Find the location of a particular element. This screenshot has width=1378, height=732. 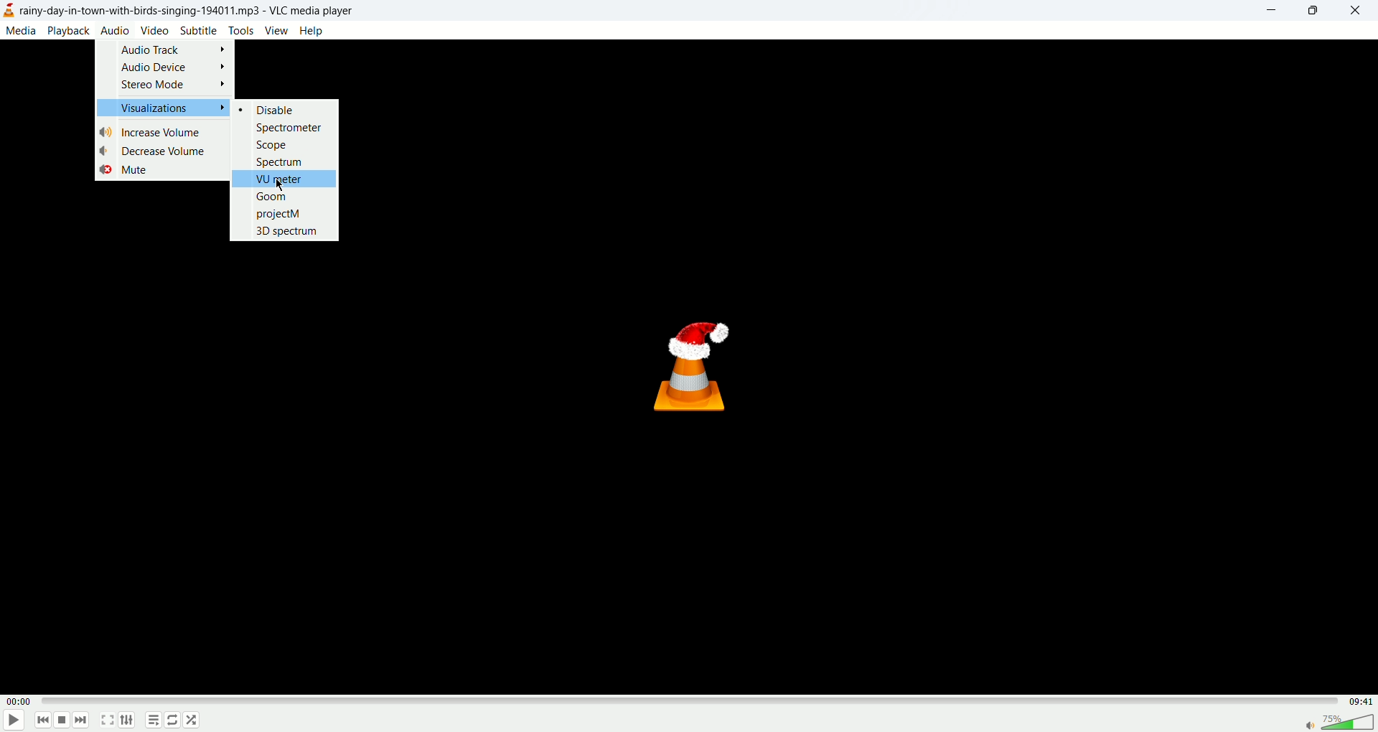

projectM is located at coordinates (281, 215).